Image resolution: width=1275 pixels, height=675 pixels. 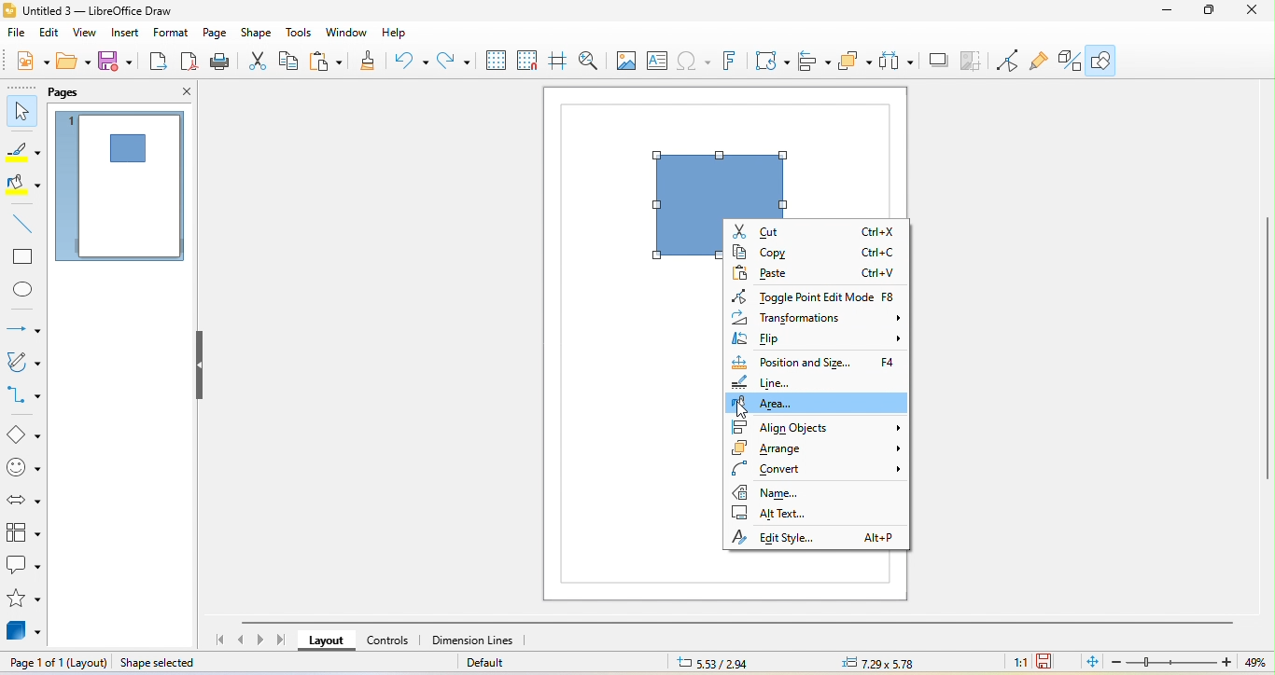 I want to click on fill color, so click(x=24, y=186).